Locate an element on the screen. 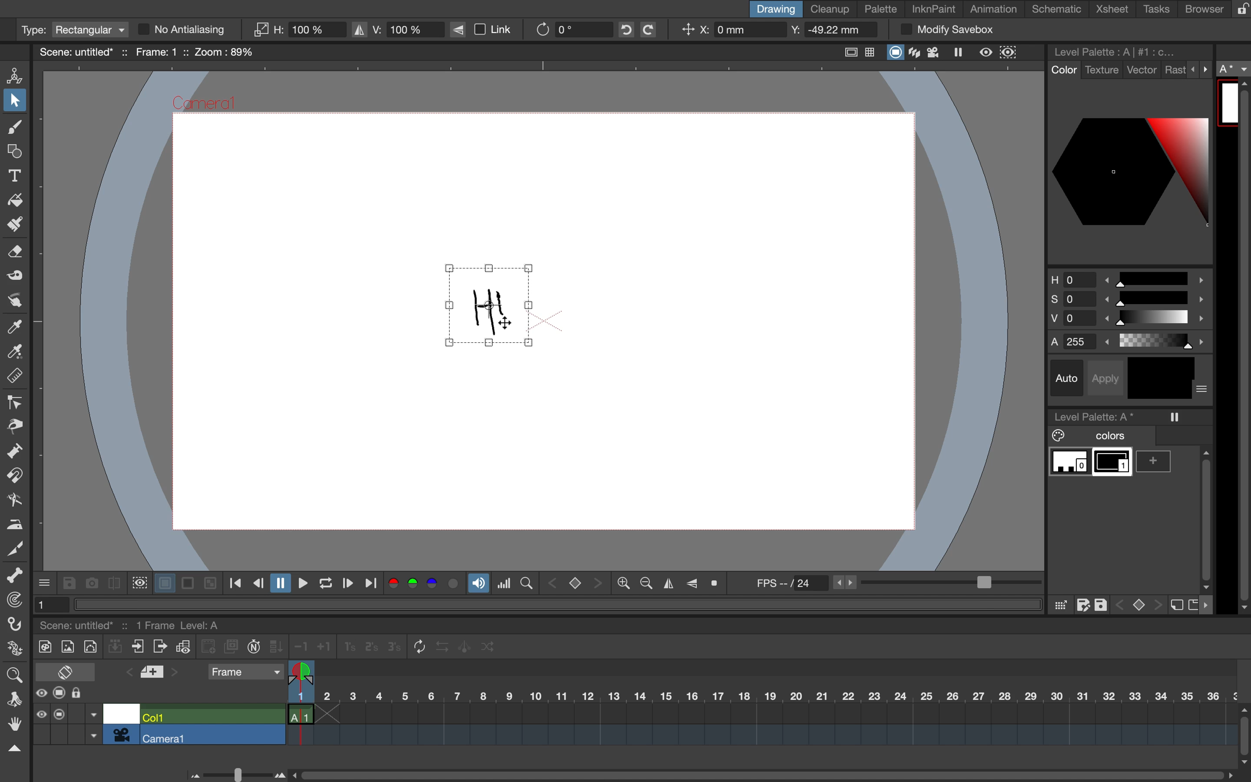  animate tool is located at coordinates (18, 74).